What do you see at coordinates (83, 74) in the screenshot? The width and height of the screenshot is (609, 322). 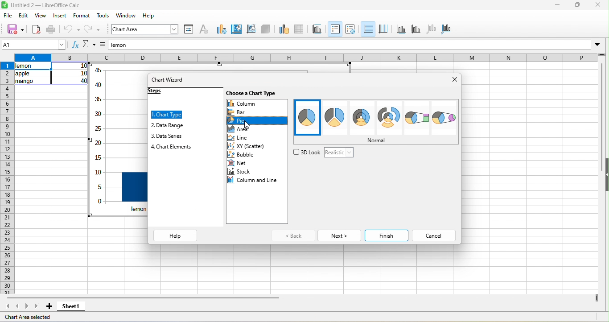 I see `10` at bounding box center [83, 74].